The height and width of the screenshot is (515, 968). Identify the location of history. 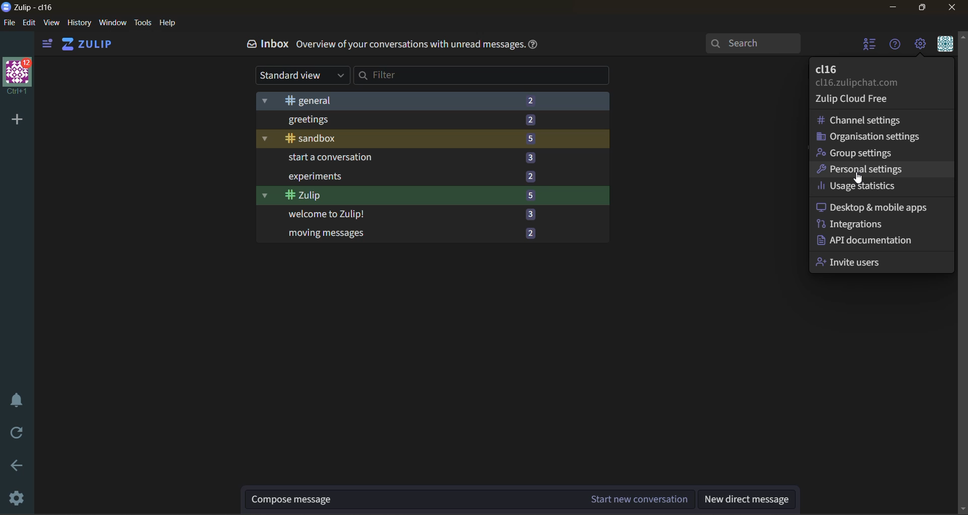
(79, 25).